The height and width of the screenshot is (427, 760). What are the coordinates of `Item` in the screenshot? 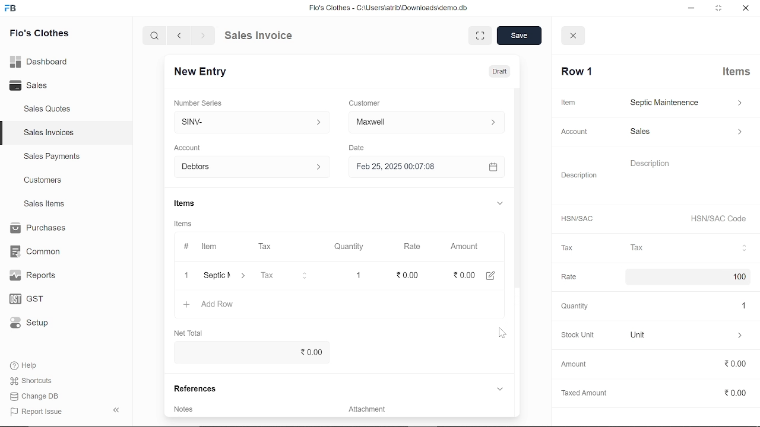 It's located at (568, 102).